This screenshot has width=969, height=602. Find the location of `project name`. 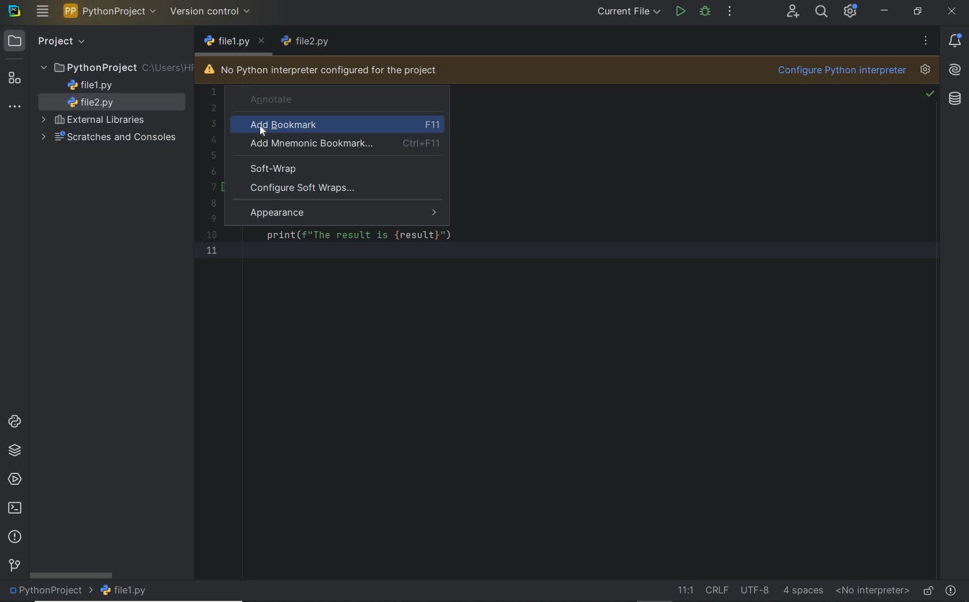

project name is located at coordinates (49, 592).